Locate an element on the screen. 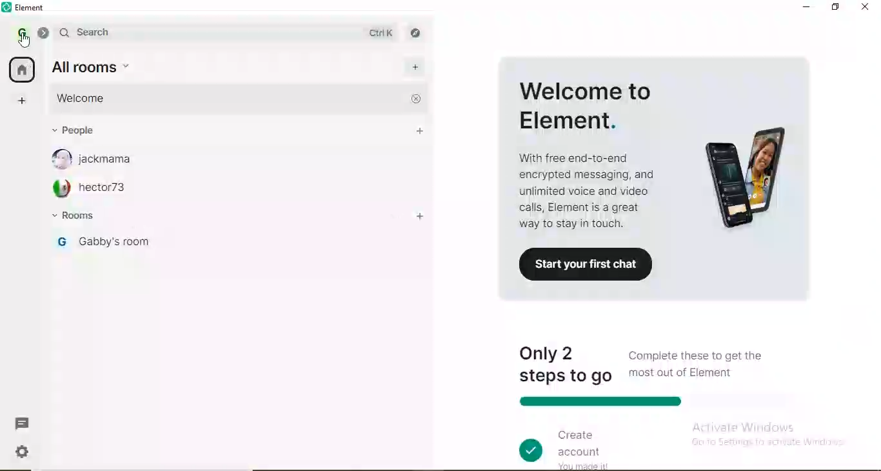 This screenshot has height=471, width=881. element is located at coordinates (34, 7).